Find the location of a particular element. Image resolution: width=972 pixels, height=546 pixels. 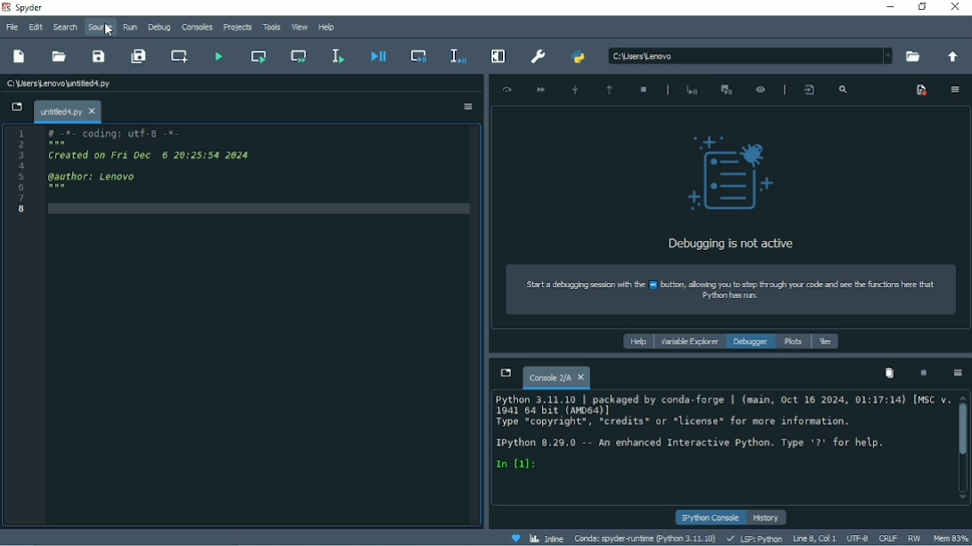

Debug is located at coordinates (158, 28).